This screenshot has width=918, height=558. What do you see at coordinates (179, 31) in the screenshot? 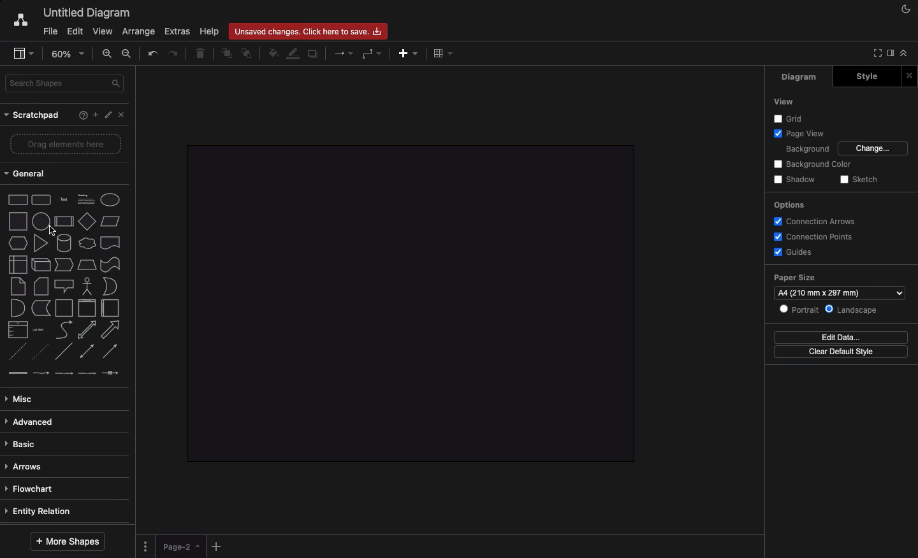
I see `Extras` at bounding box center [179, 31].